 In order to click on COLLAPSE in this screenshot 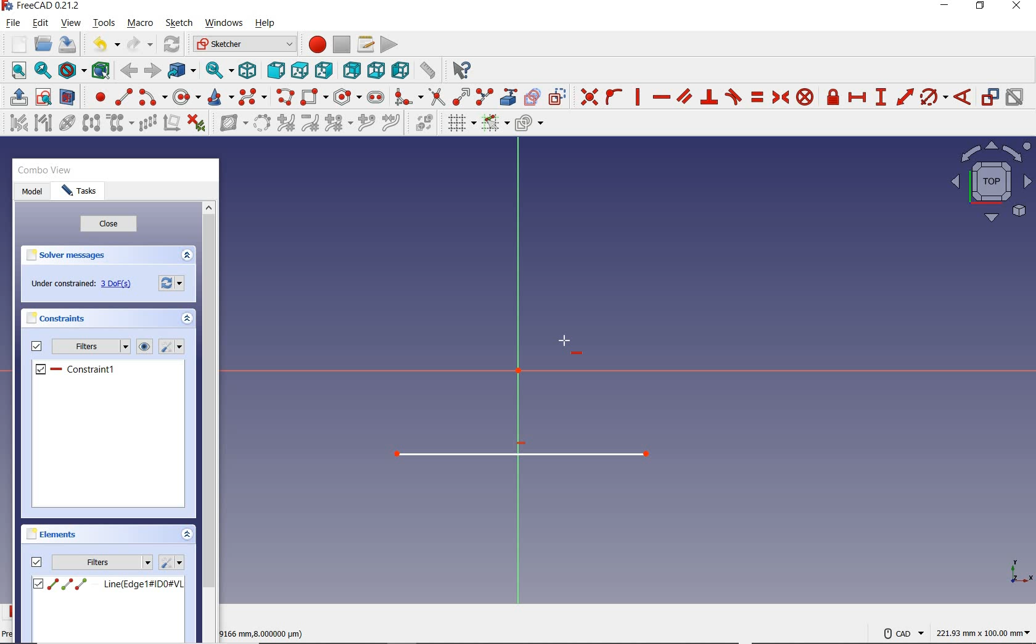, I will do `click(187, 535)`.